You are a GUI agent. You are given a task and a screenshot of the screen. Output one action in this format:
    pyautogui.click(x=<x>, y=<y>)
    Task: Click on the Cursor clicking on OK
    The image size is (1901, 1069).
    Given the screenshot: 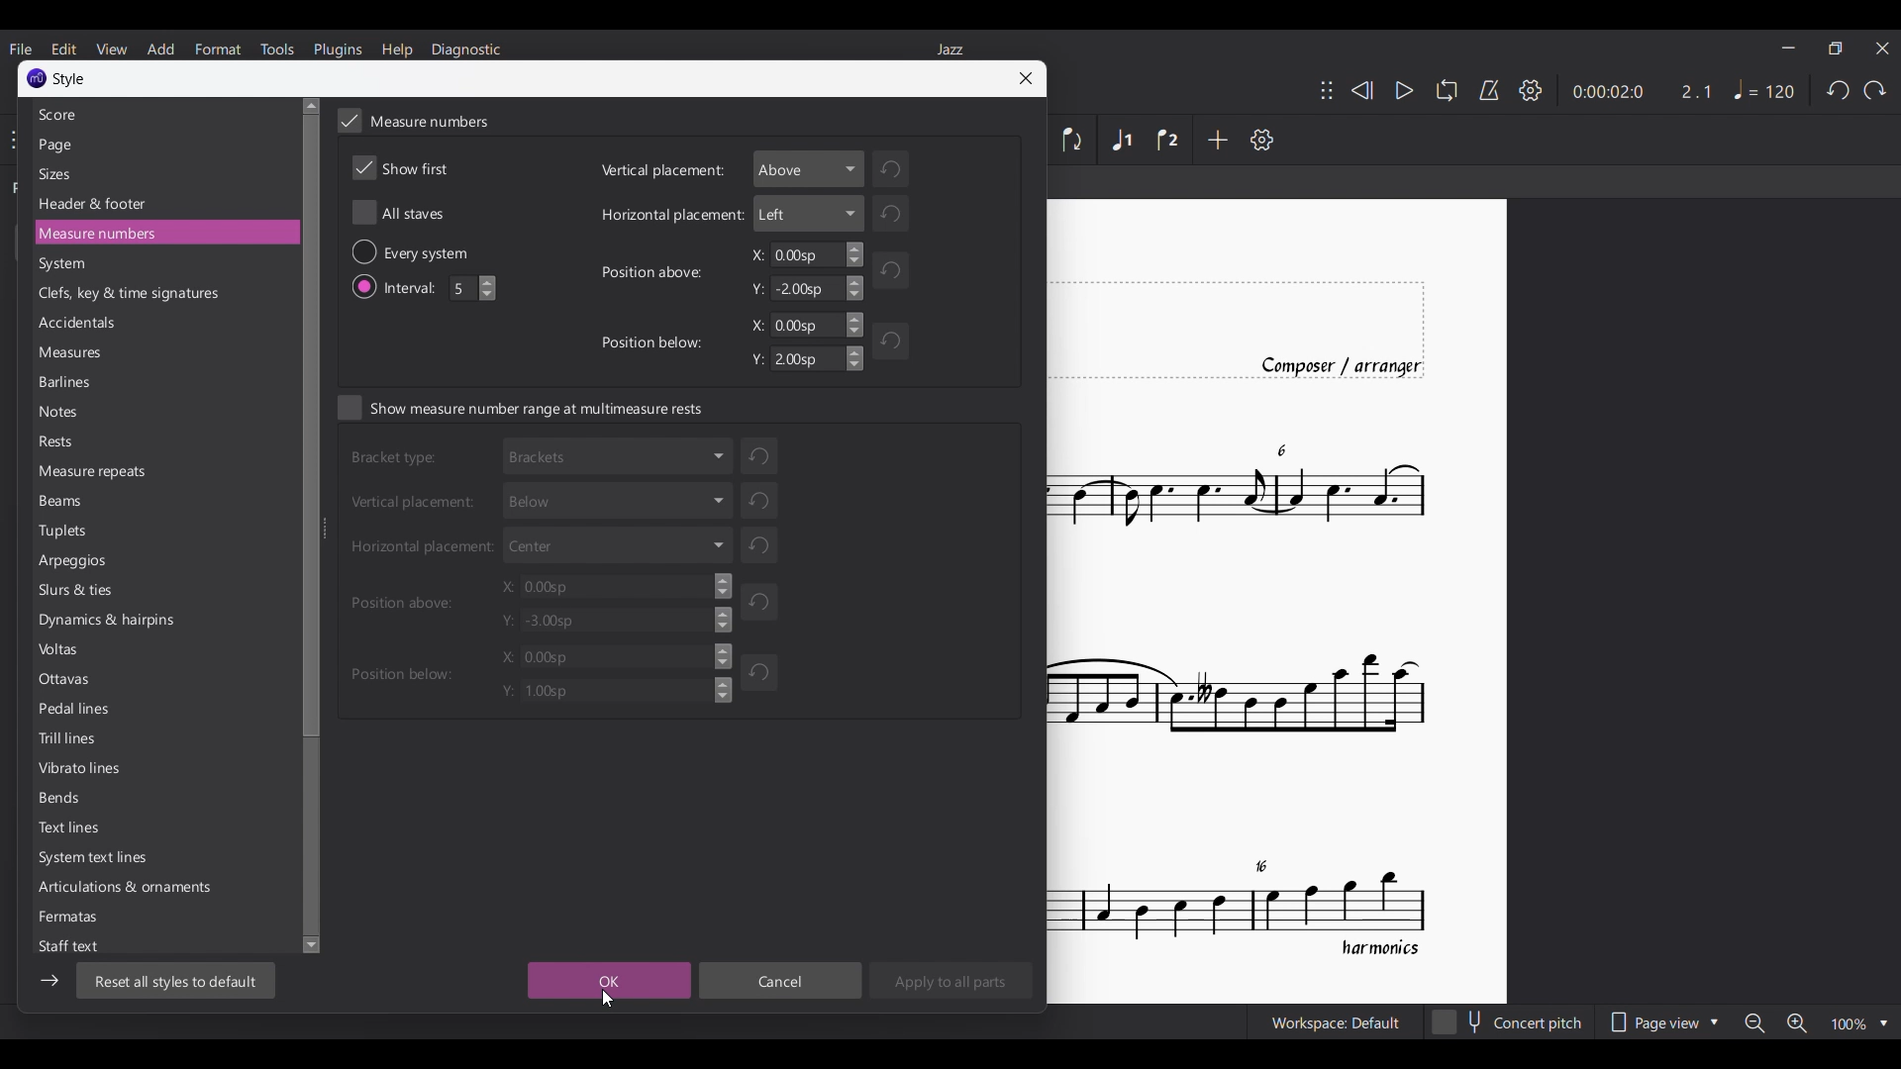 What is the action you would take?
    pyautogui.click(x=608, y=998)
    